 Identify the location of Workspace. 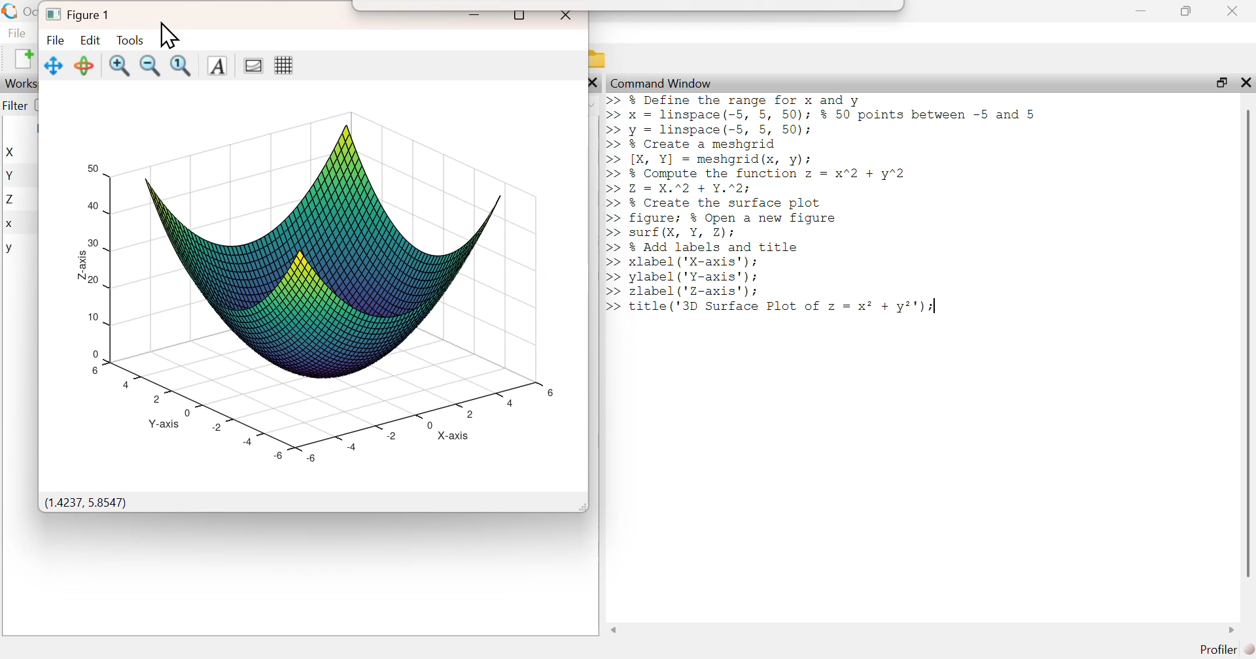
(21, 84).